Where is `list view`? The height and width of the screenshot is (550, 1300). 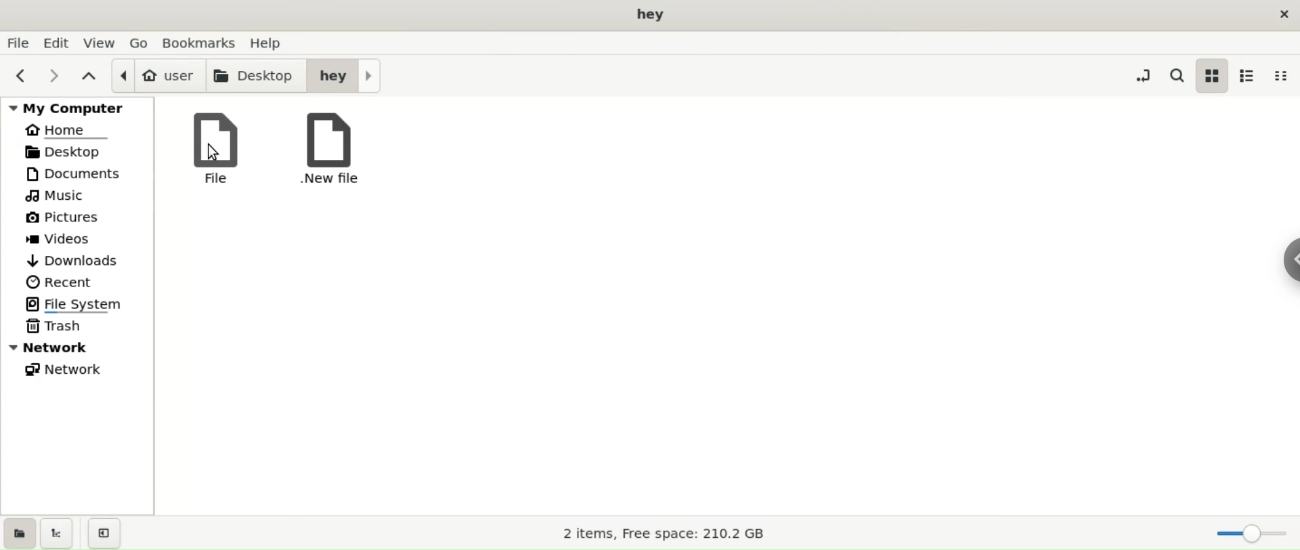 list view is located at coordinates (1249, 77).